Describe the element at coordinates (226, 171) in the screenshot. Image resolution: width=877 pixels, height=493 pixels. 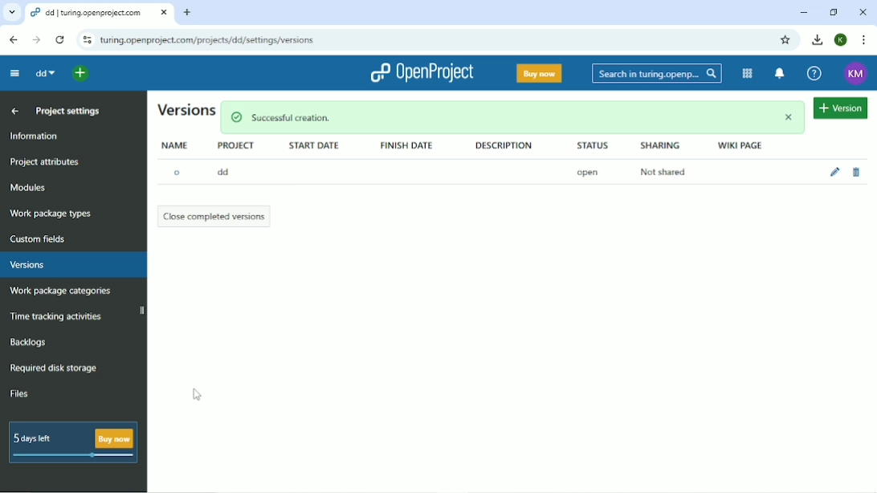
I see `dd` at that location.